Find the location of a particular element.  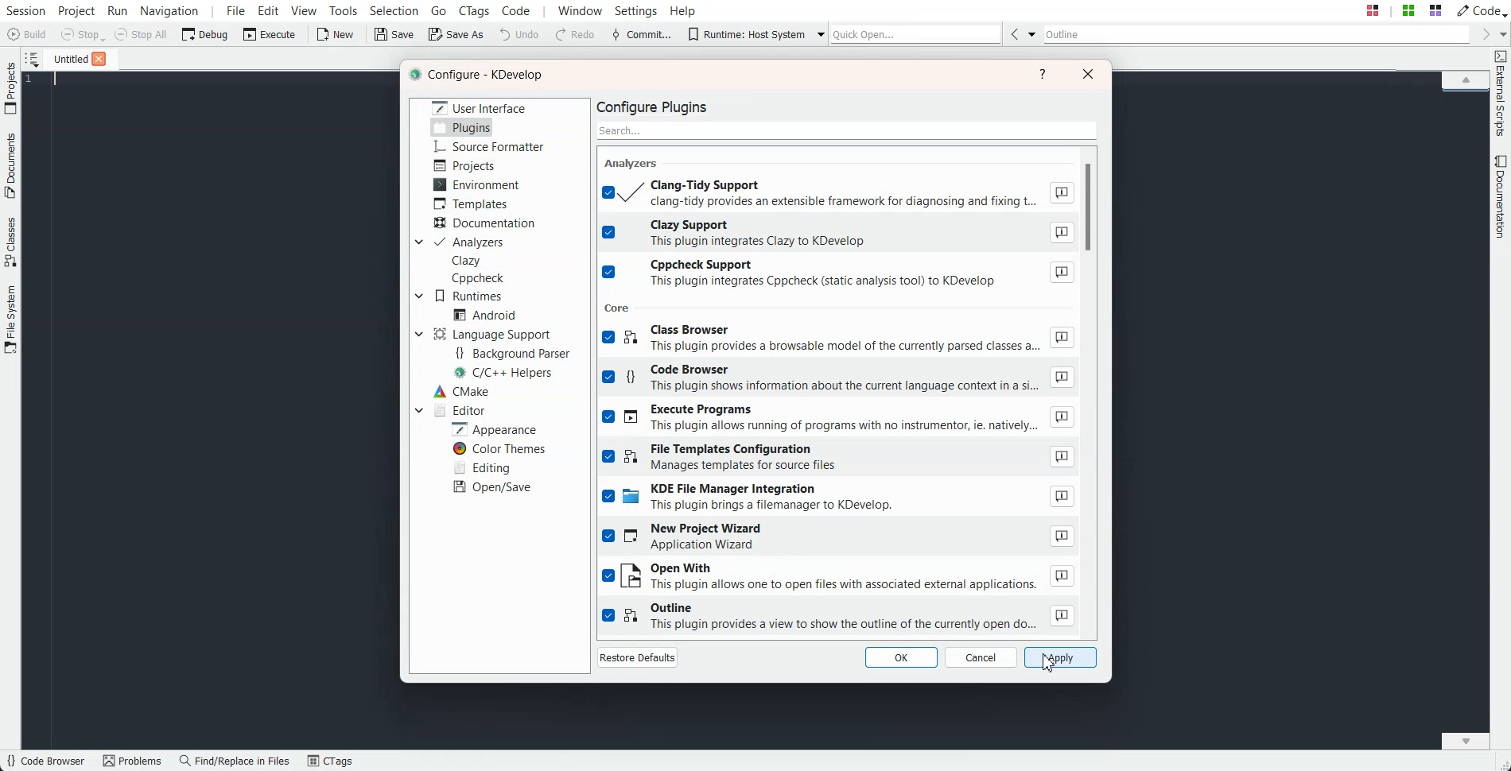

Drop down box is located at coordinates (418, 409).